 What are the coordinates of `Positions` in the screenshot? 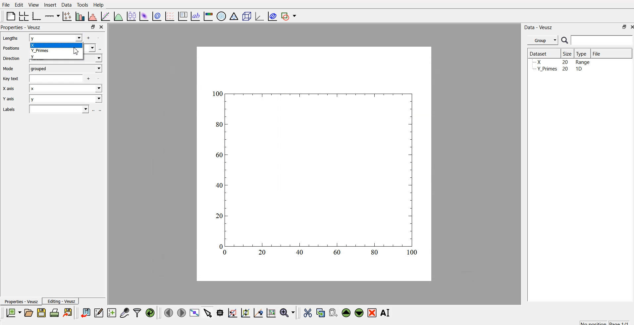 It's located at (13, 48).